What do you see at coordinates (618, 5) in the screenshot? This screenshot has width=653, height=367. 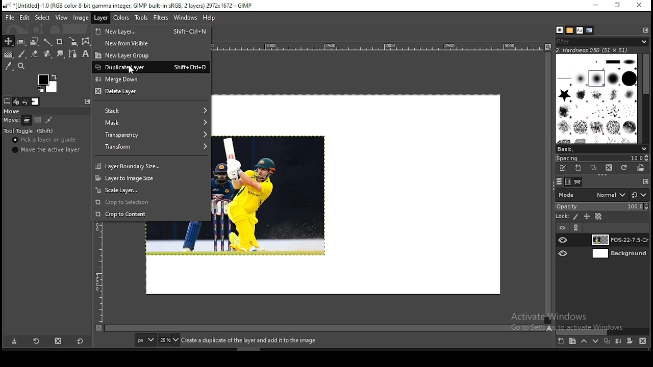 I see `Maximise ` at bounding box center [618, 5].